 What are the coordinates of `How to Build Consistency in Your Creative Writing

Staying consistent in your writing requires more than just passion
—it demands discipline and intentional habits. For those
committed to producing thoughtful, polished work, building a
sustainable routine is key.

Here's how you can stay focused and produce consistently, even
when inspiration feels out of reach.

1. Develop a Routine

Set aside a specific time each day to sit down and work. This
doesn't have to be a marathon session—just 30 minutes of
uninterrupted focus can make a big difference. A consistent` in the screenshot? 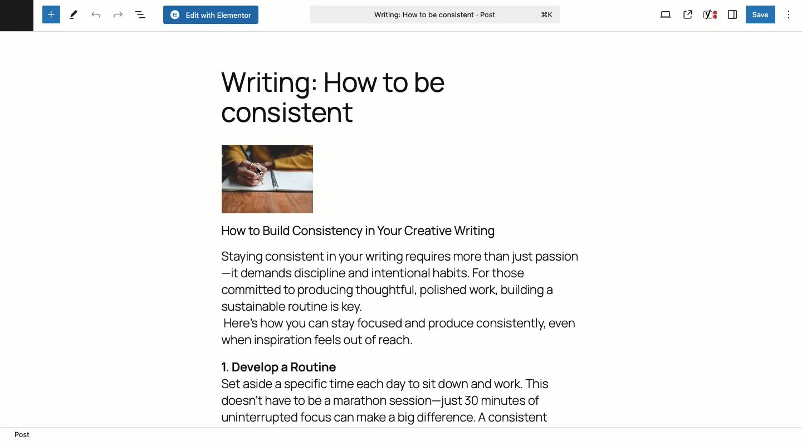 It's located at (400, 325).